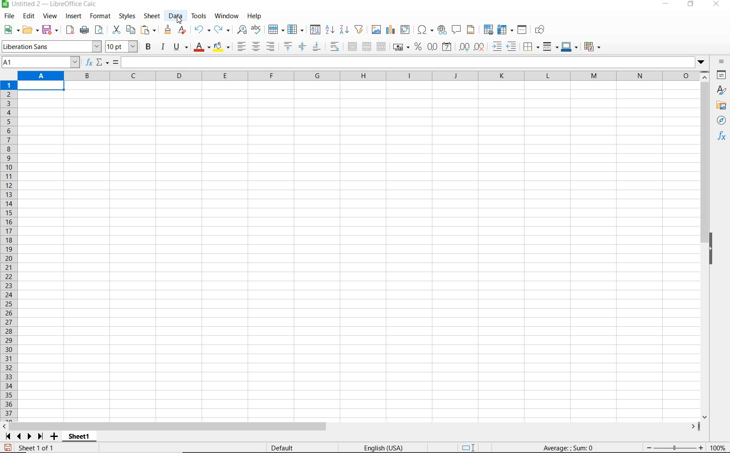  Describe the element at coordinates (676, 448) in the screenshot. I see `zoom out or zoom in` at that location.